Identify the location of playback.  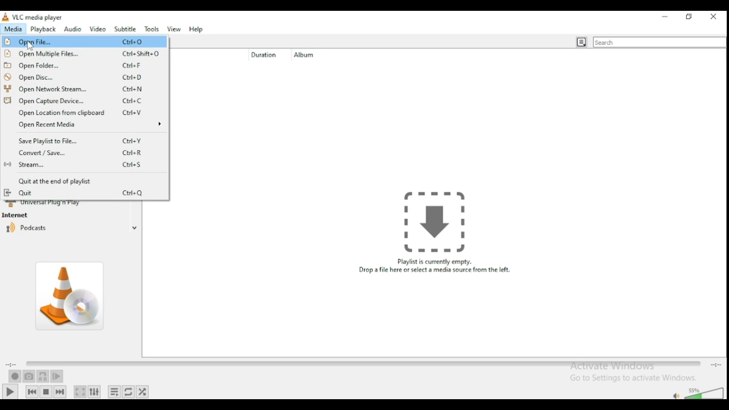
(42, 28).